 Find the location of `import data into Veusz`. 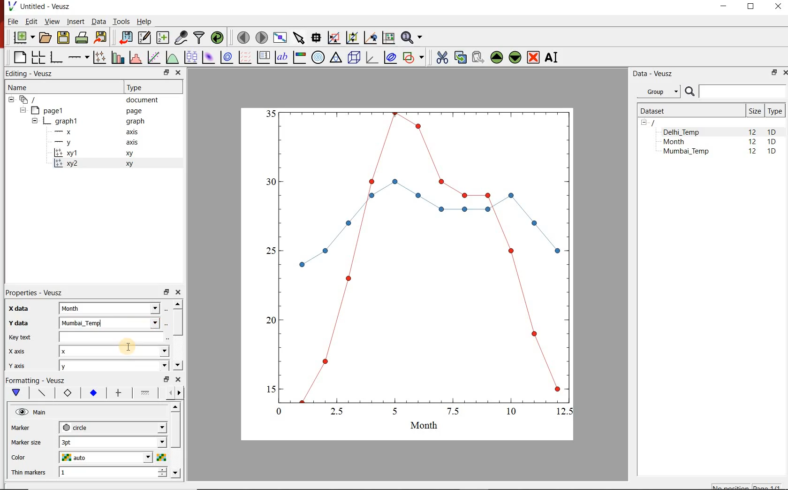

import data into Veusz is located at coordinates (125, 38).